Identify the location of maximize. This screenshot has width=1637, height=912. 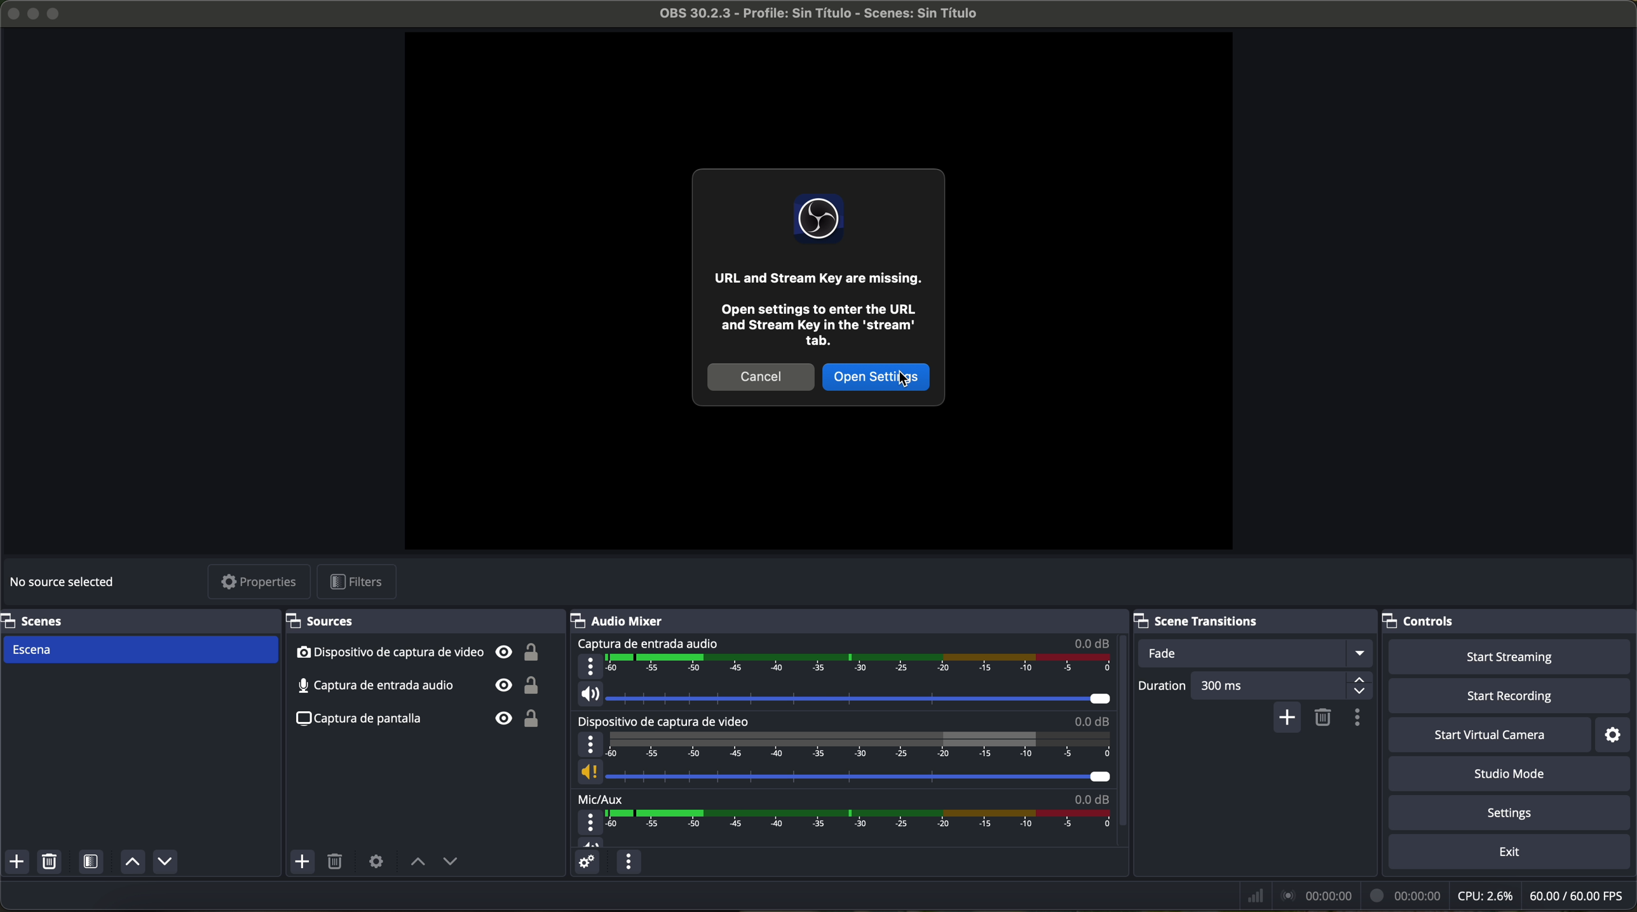
(56, 13).